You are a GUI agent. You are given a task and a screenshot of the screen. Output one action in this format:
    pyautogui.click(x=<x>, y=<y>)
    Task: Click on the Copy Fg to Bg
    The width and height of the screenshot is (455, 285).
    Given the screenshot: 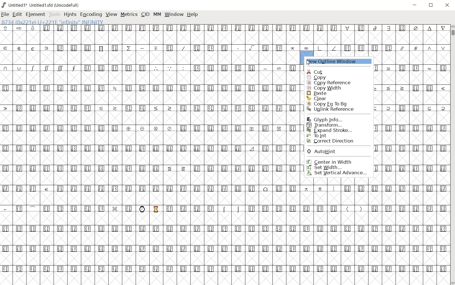 What is the action you would take?
    pyautogui.click(x=332, y=103)
    